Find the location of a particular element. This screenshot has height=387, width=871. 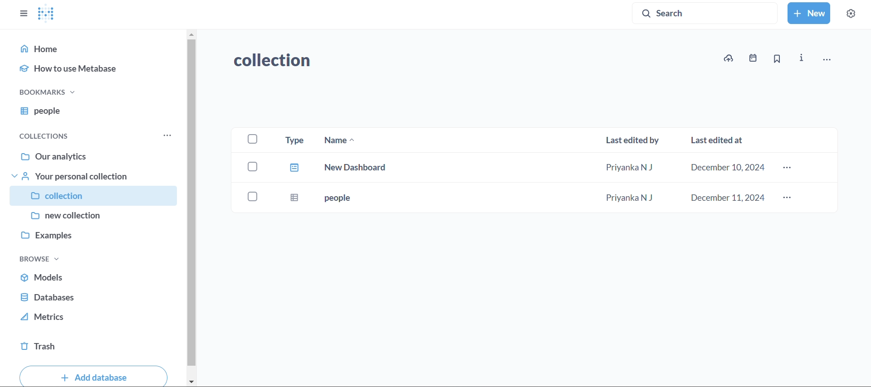

settings is located at coordinates (851, 12).